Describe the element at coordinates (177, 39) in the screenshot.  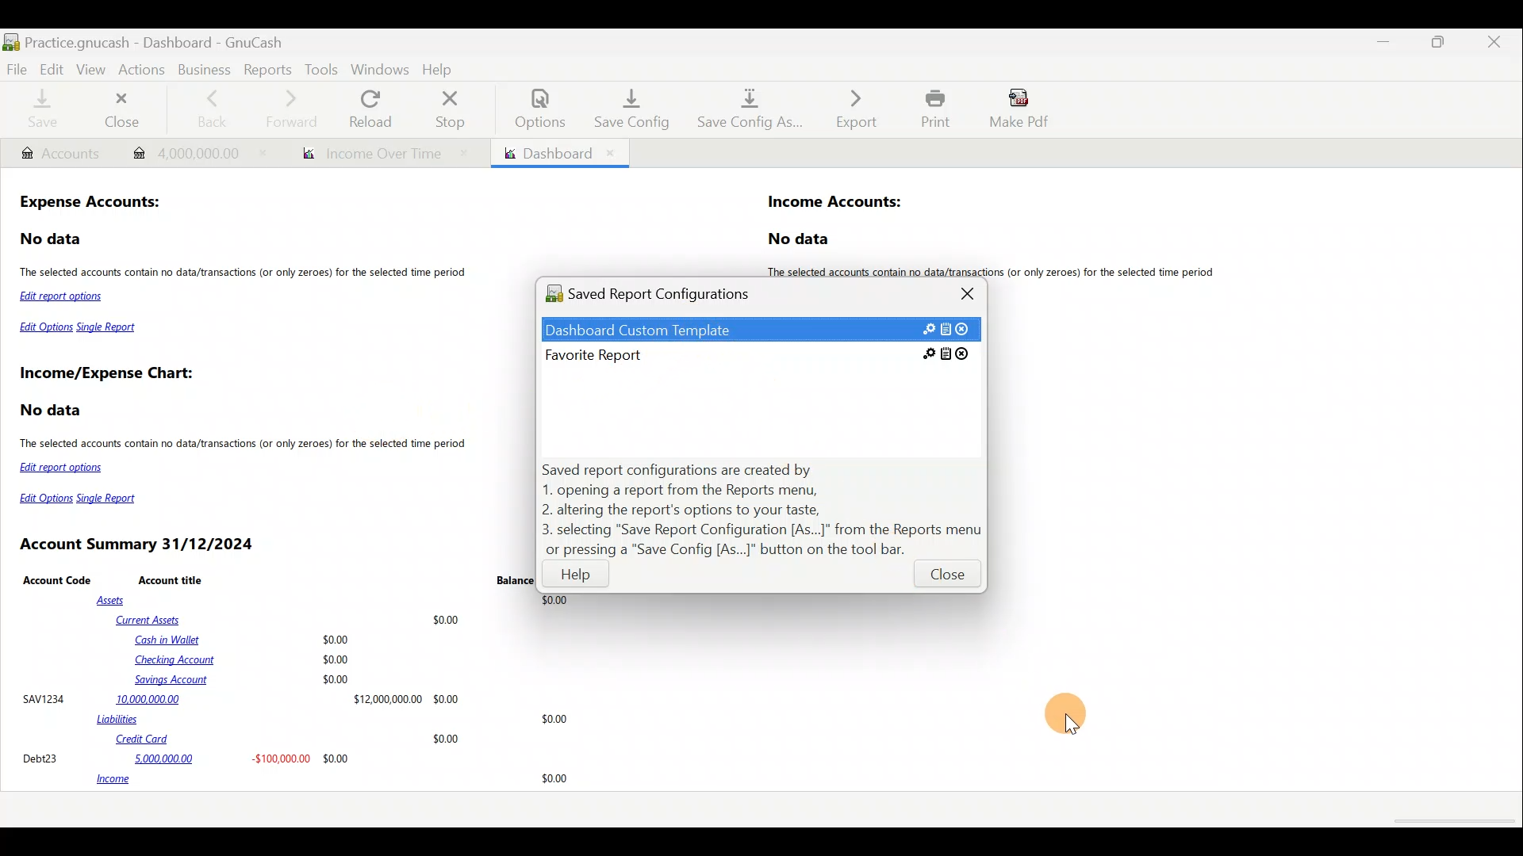
I see `Document name` at that location.